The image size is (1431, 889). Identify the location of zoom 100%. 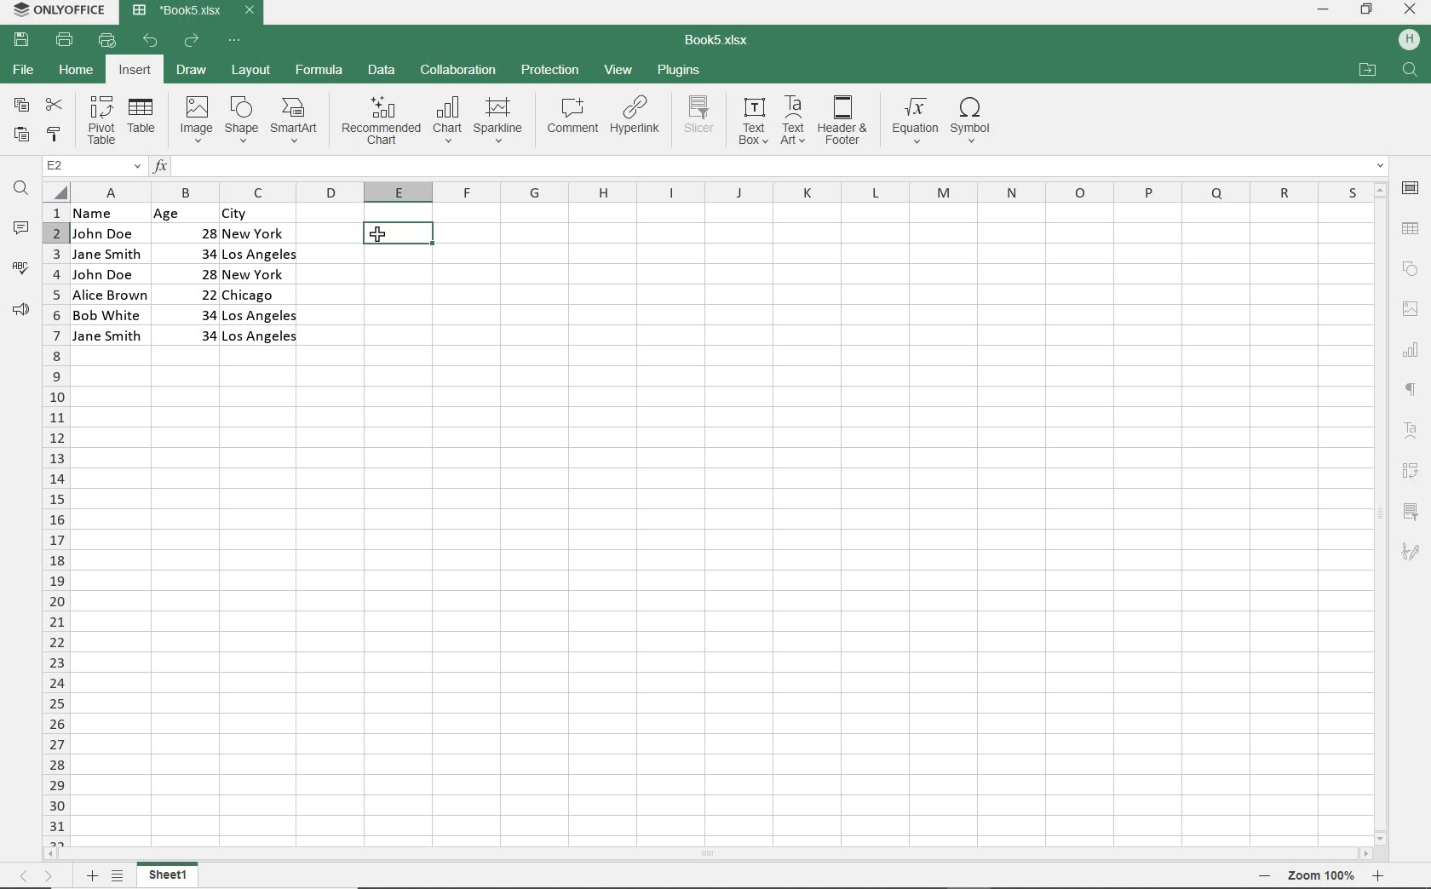
(1321, 875).